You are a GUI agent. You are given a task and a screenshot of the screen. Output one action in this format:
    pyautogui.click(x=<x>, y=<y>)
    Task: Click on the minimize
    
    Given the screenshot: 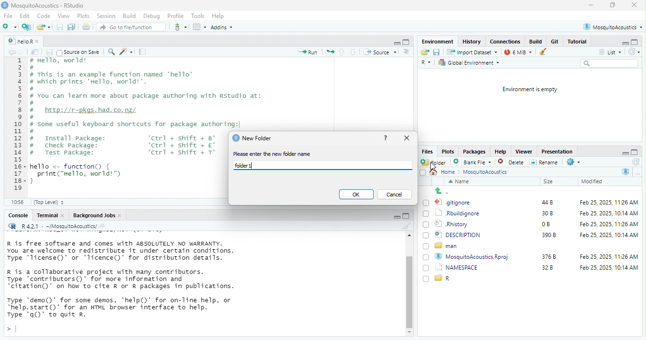 What is the action you would take?
    pyautogui.click(x=591, y=6)
    